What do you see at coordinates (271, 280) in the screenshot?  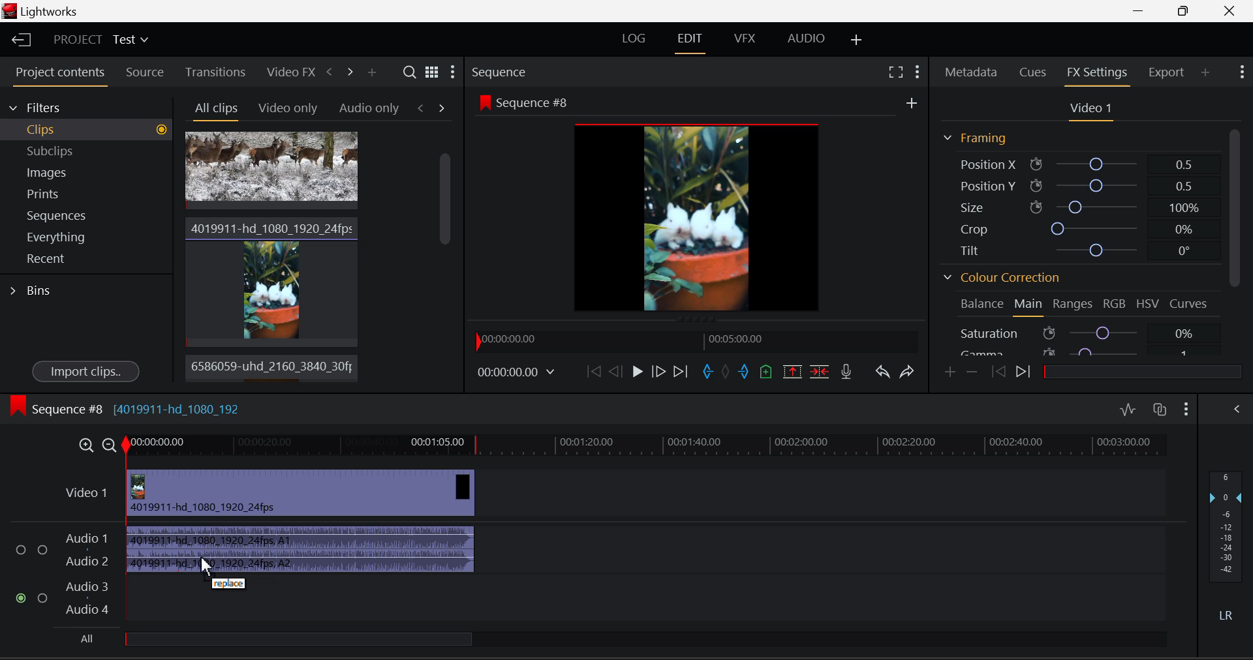 I see `File 2` at bounding box center [271, 280].